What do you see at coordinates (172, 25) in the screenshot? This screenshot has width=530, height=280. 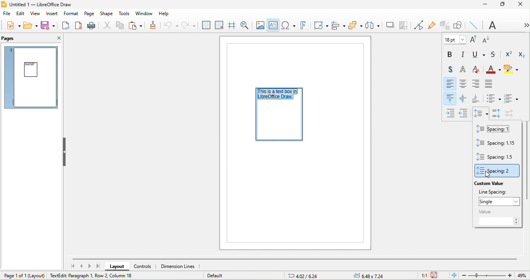 I see `undo` at bounding box center [172, 25].